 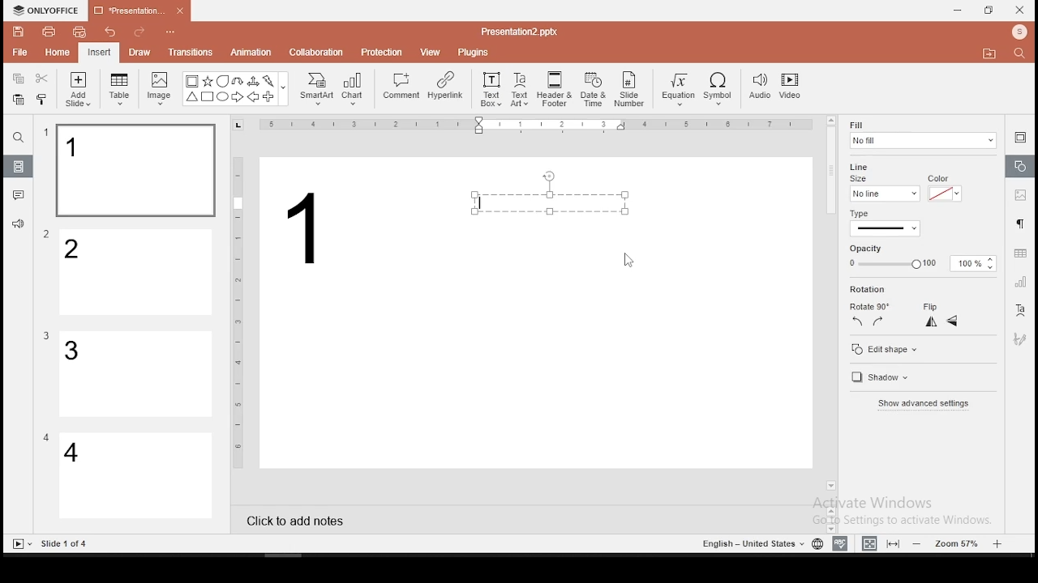 What do you see at coordinates (883, 349) in the screenshot?
I see `edit shape` at bounding box center [883, 349].